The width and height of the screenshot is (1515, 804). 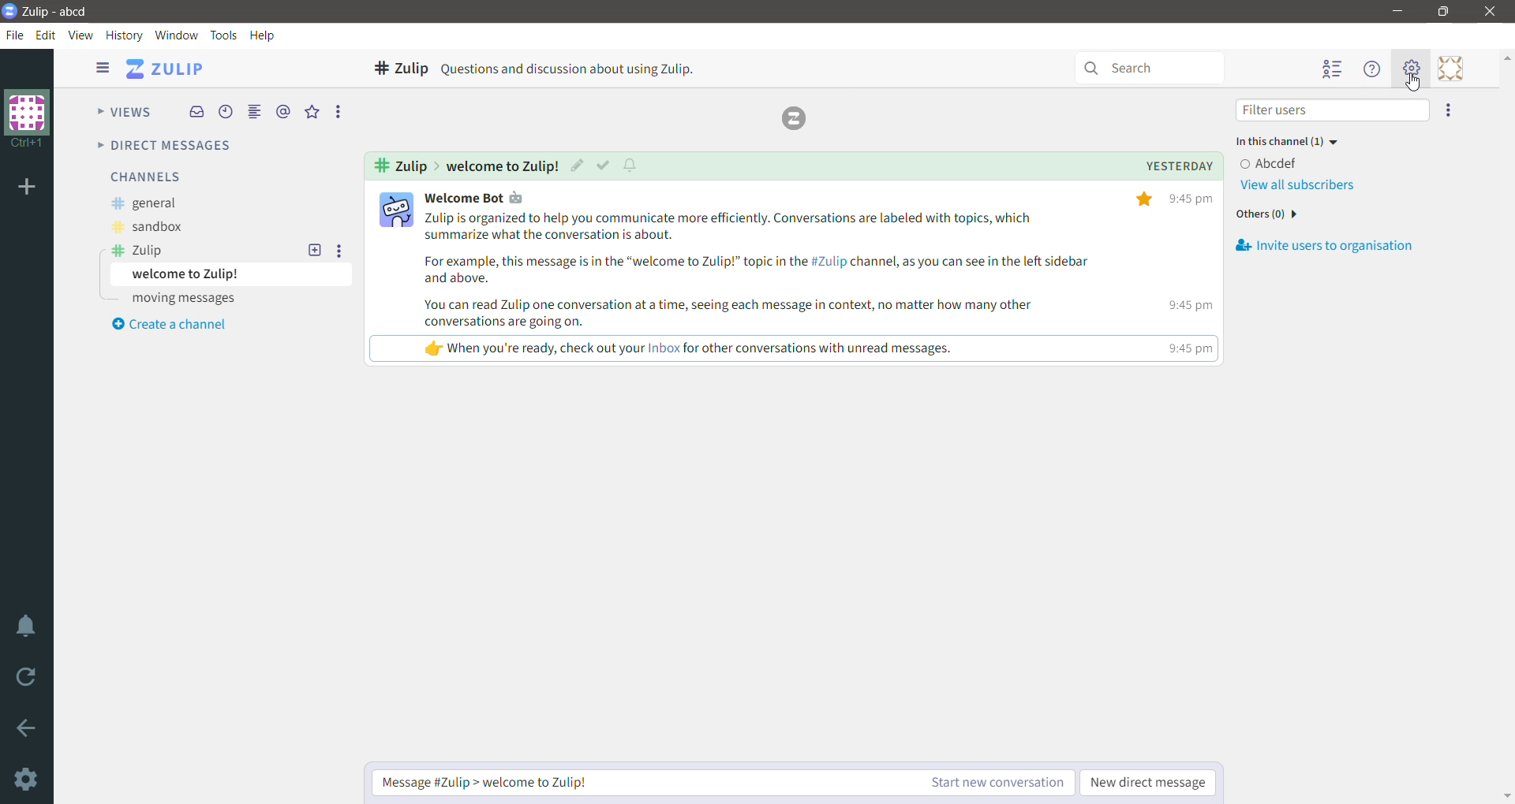 I want to click on Mark as read, so click(x=604, y=165).